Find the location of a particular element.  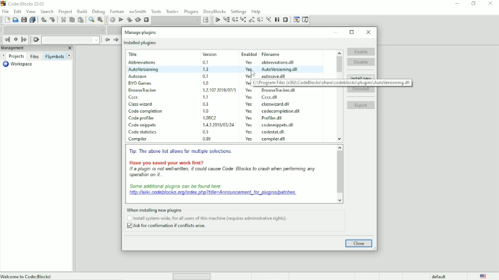

Code snippets is located at coordinates (143, 125).